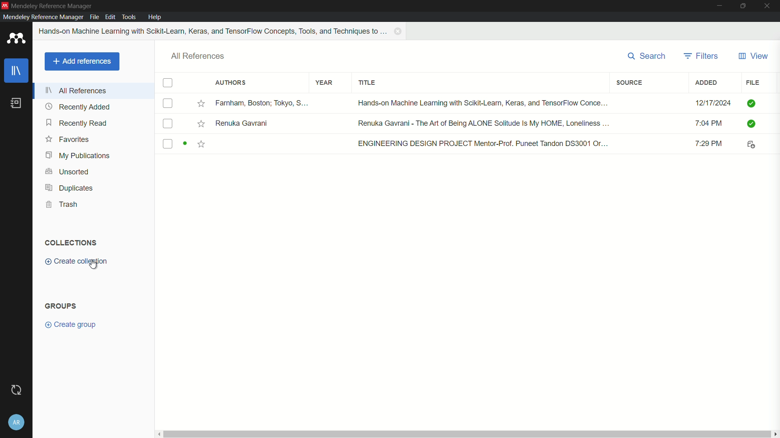  I want to click on minimize, so click(720, 6).